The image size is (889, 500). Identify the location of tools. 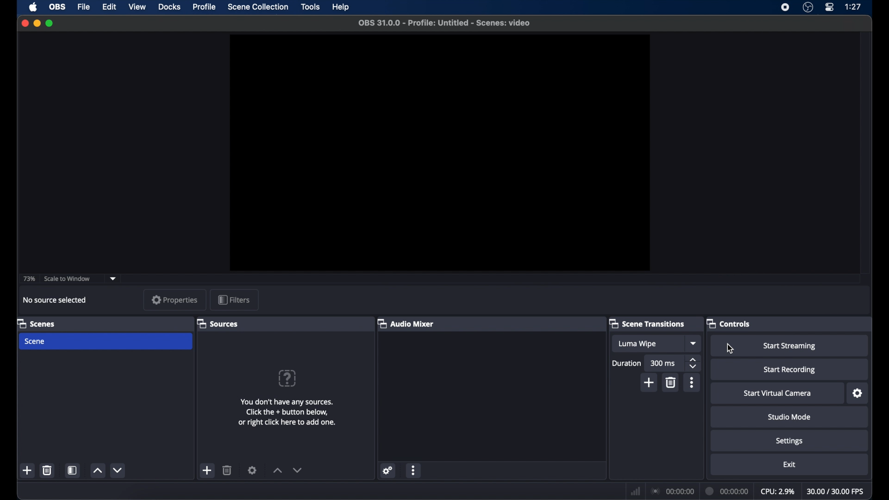
(311, 7).